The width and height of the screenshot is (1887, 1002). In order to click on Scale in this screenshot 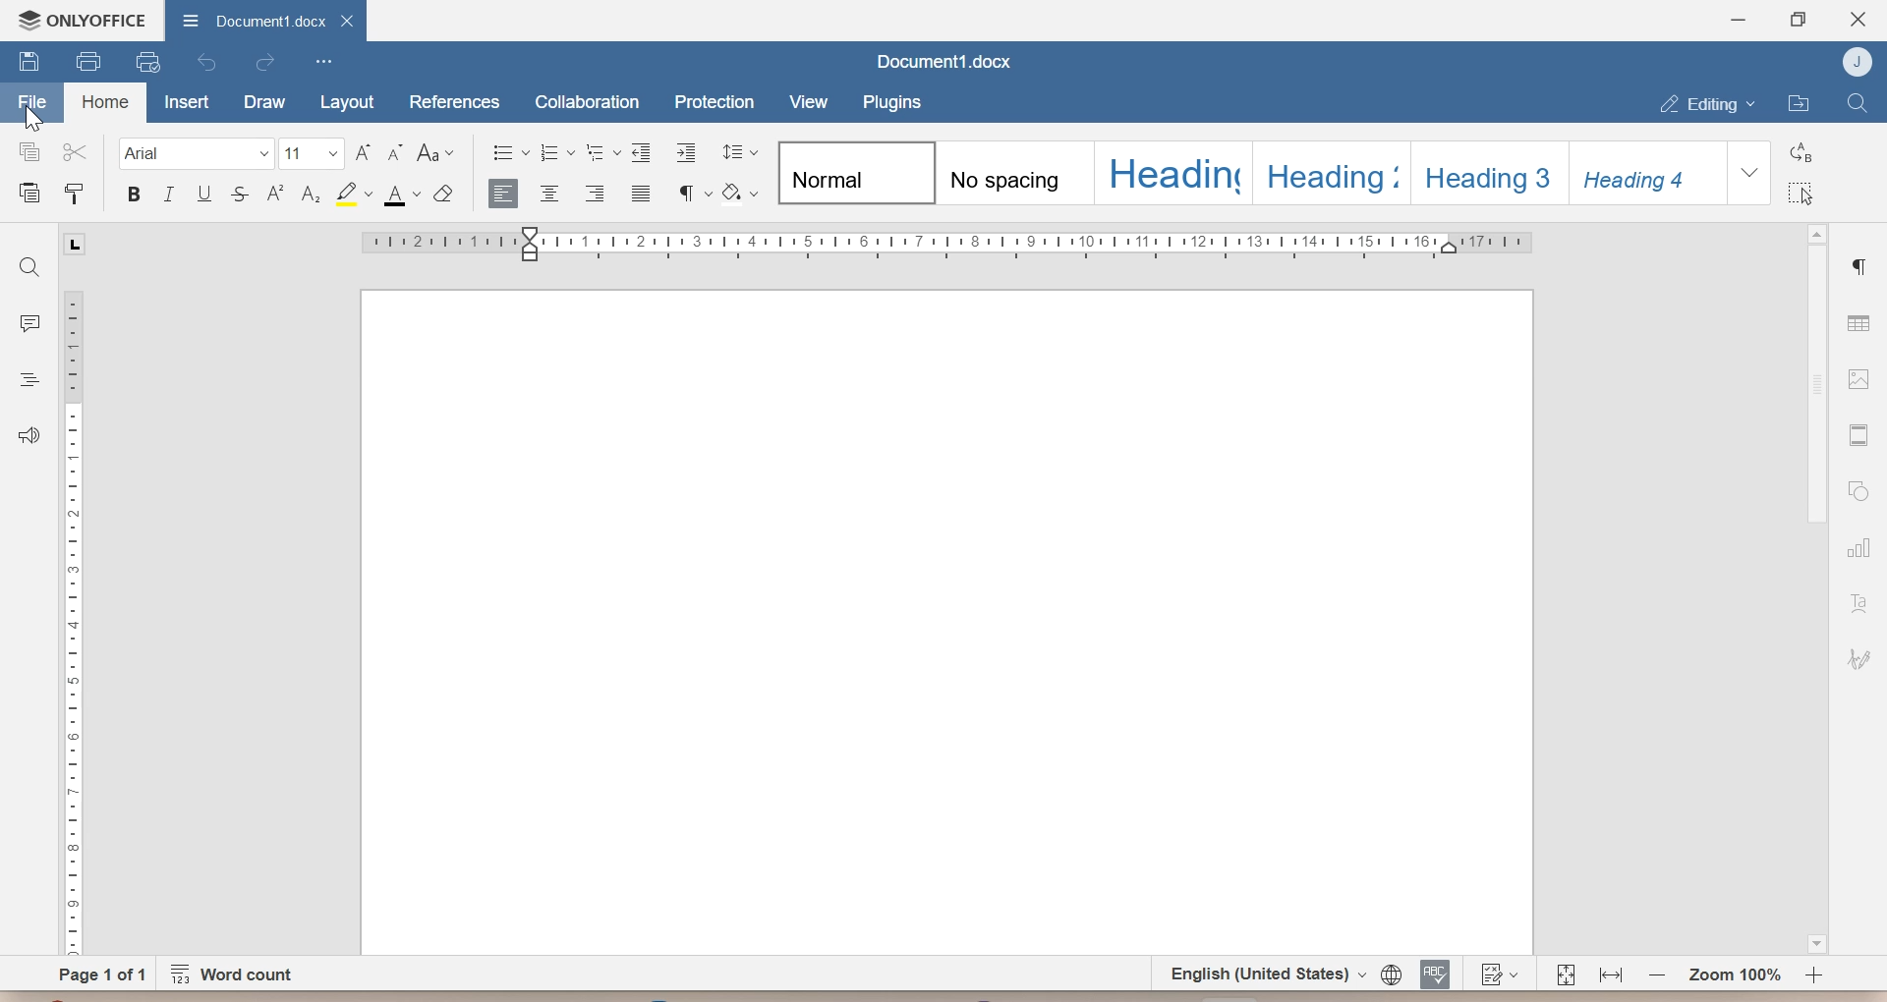, I will do `click(945, 244)`.